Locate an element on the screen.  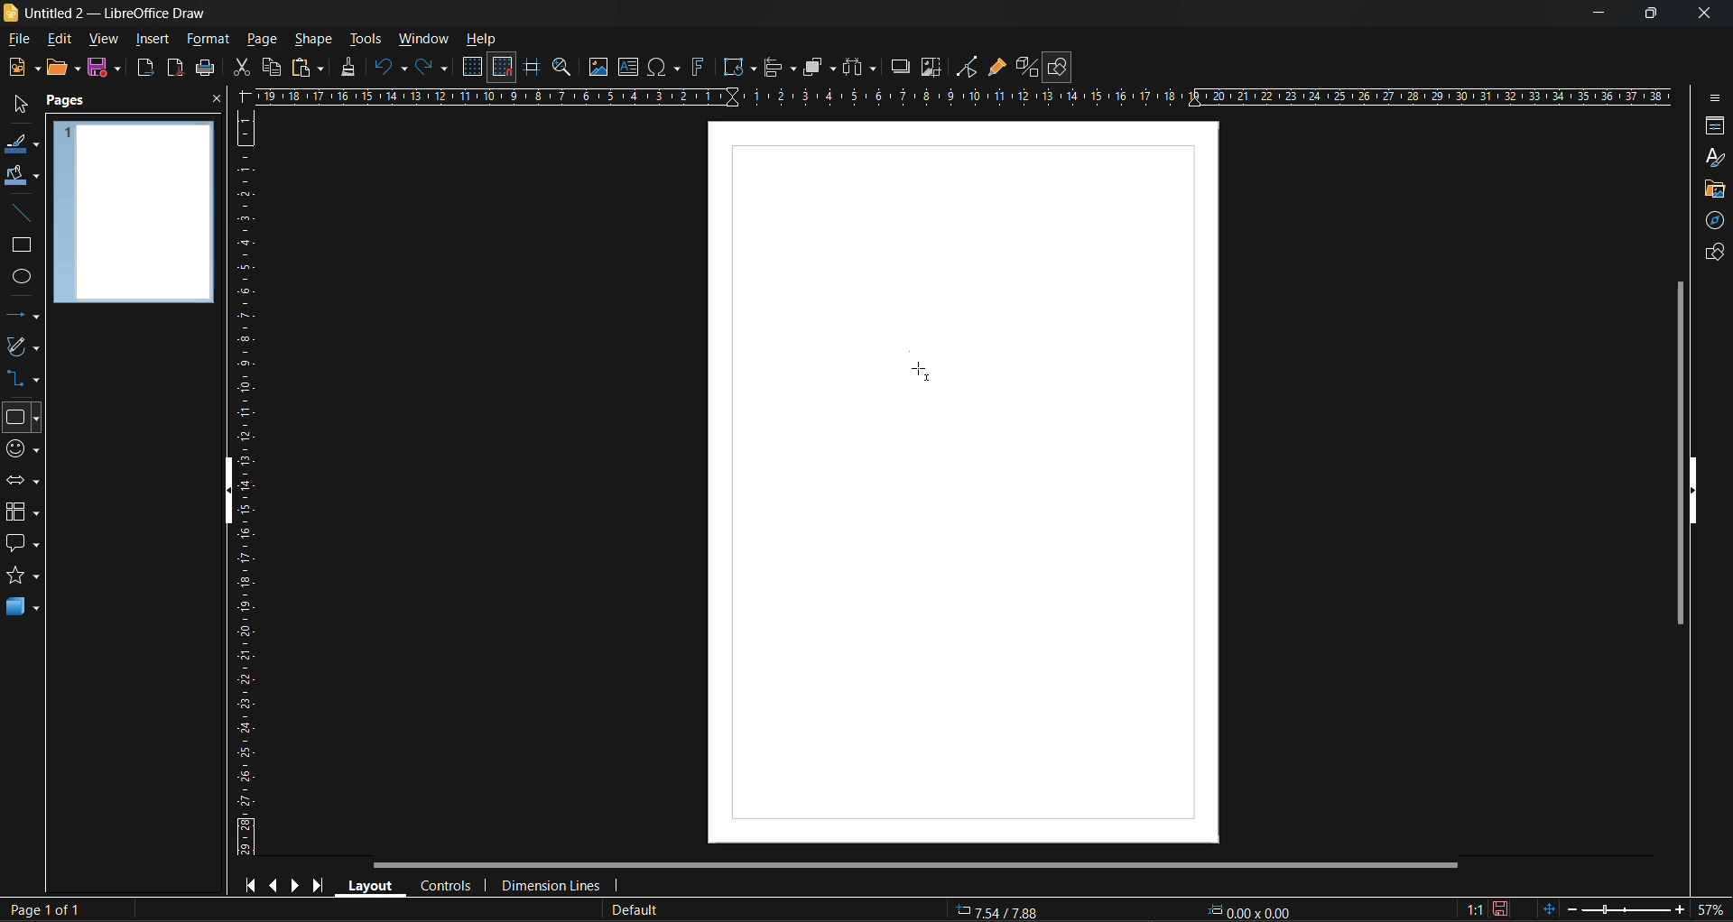
redo is located at coordinates (432, 69).